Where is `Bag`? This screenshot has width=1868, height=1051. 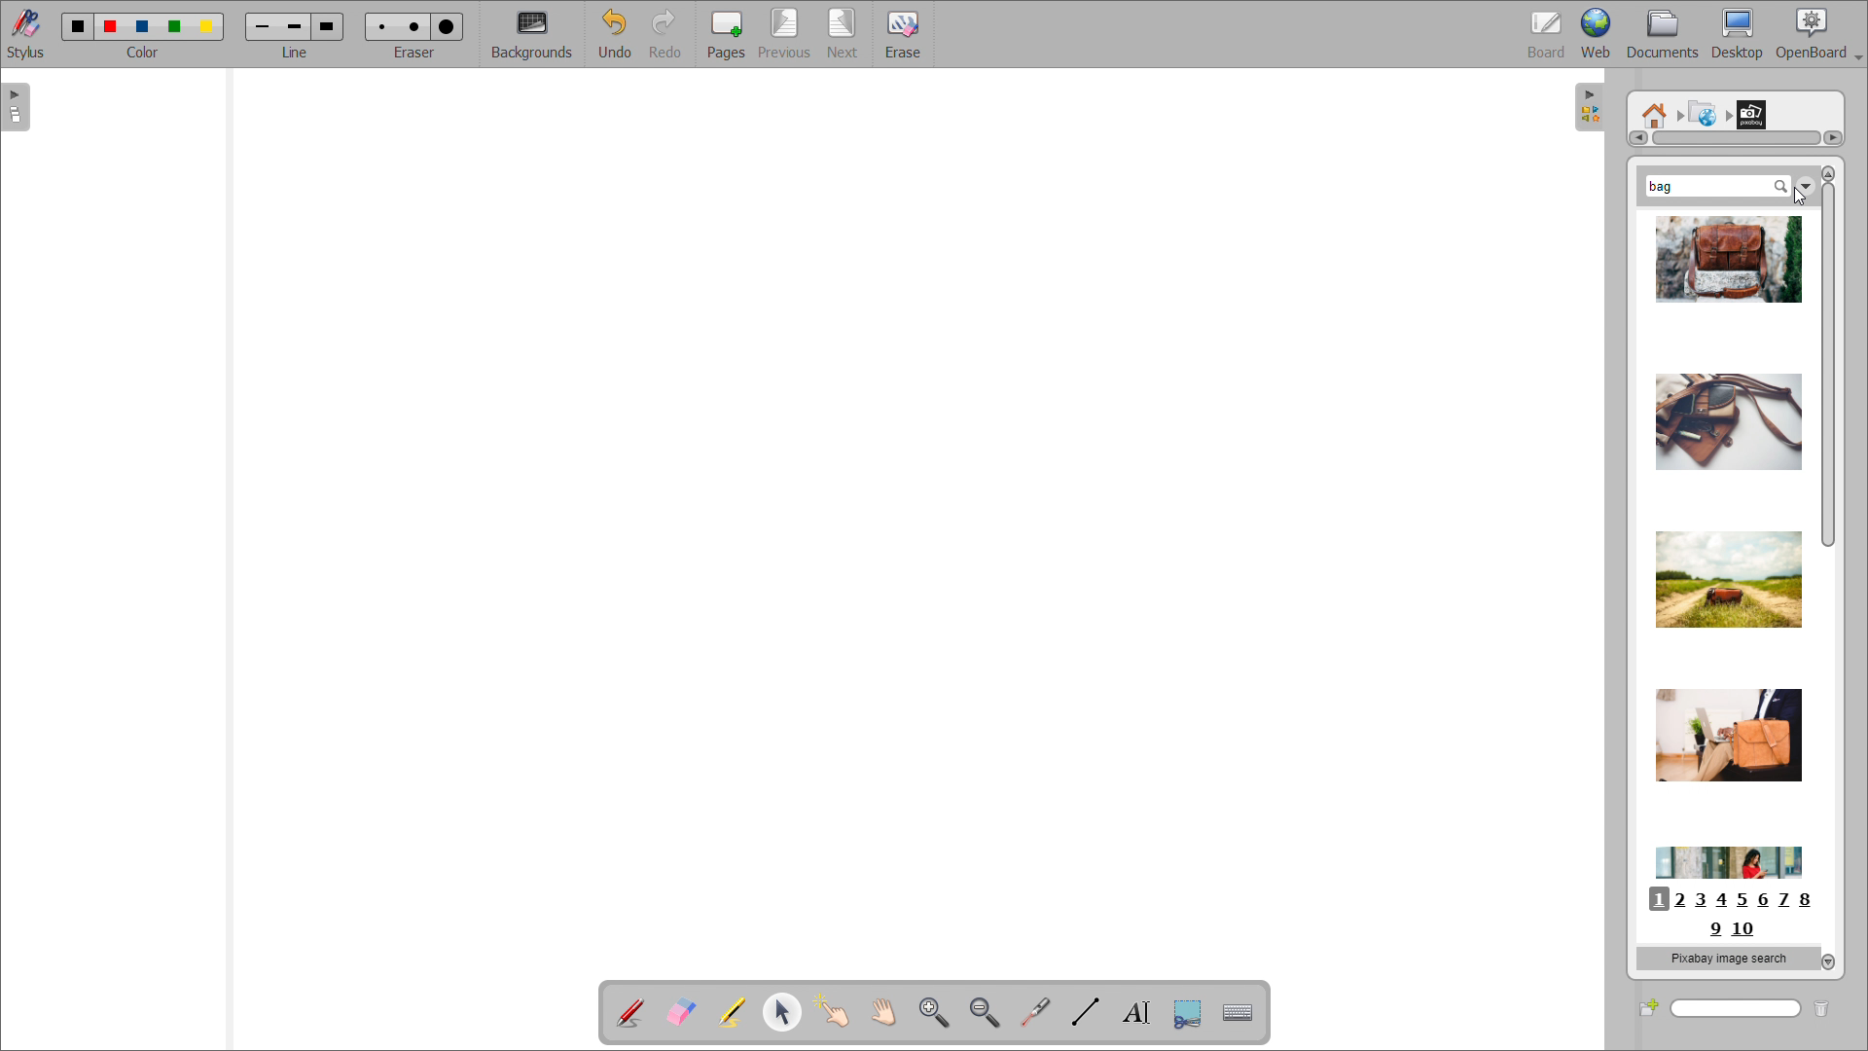
Bag is located at coordinates (1669, 184).